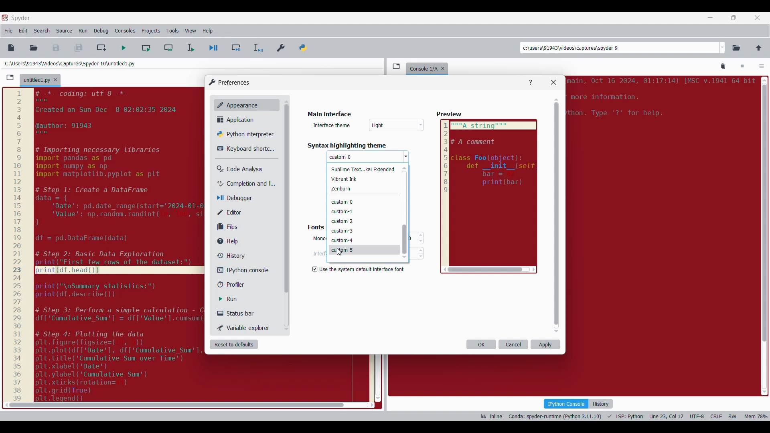 This screenshot has width=770, height=433. Describe the element at coordinates (396, 66) in the screenshot. I see `Browse tabs` at that location.